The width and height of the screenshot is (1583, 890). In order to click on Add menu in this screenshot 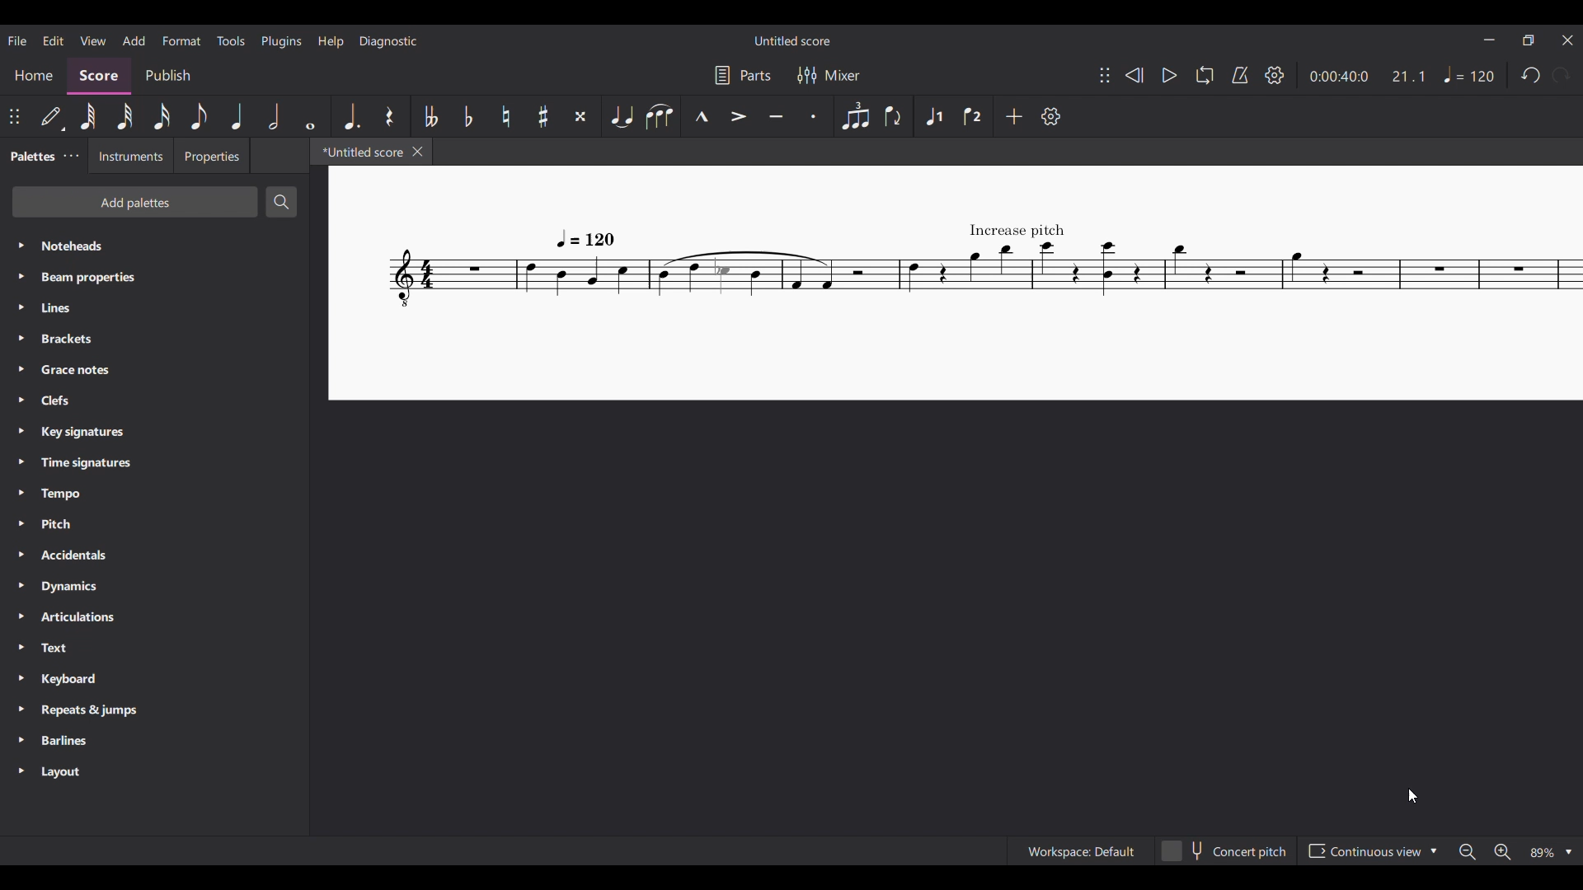, I will do `click(133, 40)`.